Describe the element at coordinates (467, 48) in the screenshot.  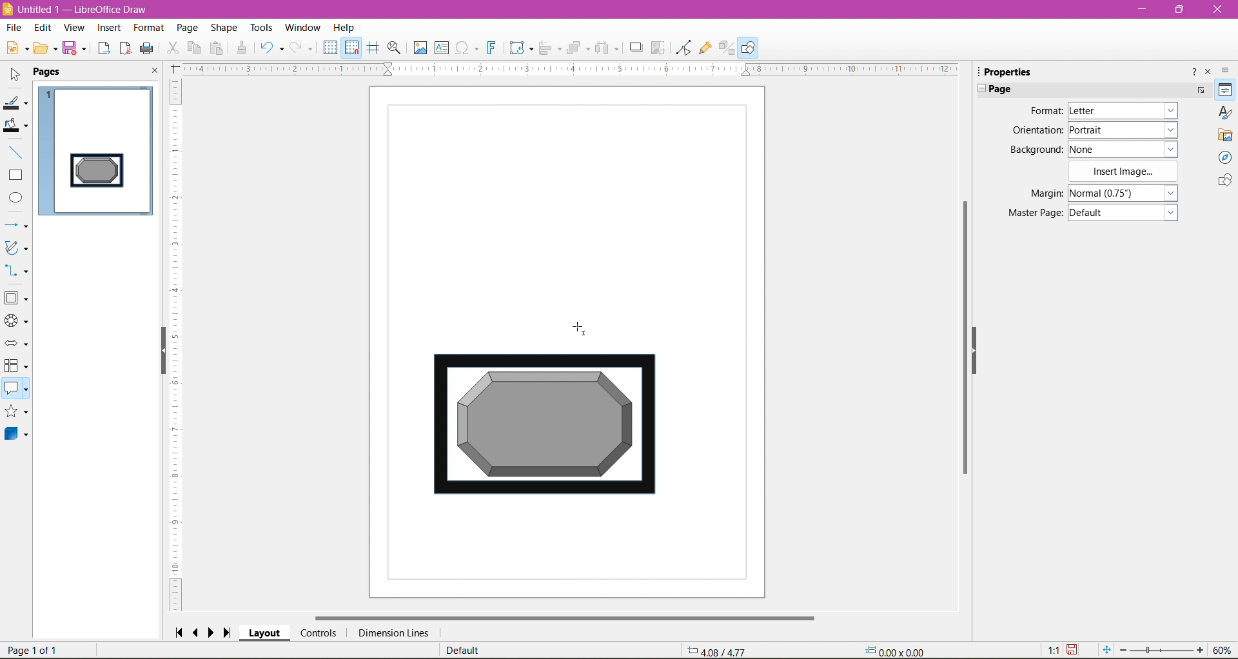
I see ` Insert Special Characters` at that location.